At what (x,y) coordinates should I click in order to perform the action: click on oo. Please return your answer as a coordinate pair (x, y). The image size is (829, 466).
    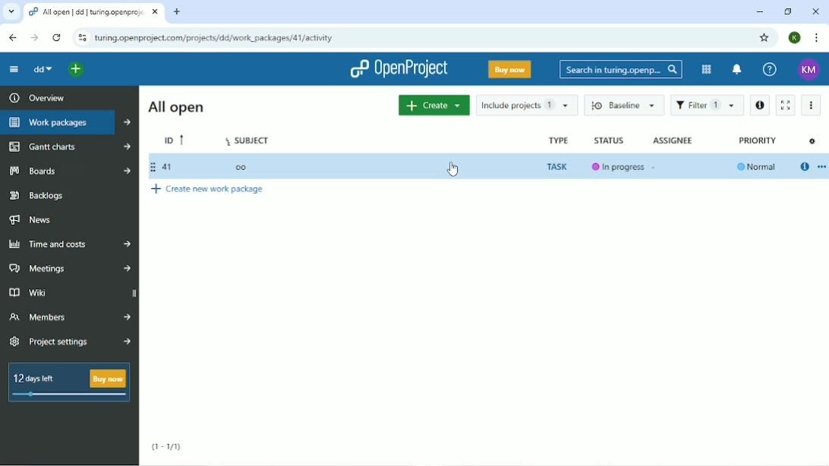
    Looking at the image, I should click on (243, 168).